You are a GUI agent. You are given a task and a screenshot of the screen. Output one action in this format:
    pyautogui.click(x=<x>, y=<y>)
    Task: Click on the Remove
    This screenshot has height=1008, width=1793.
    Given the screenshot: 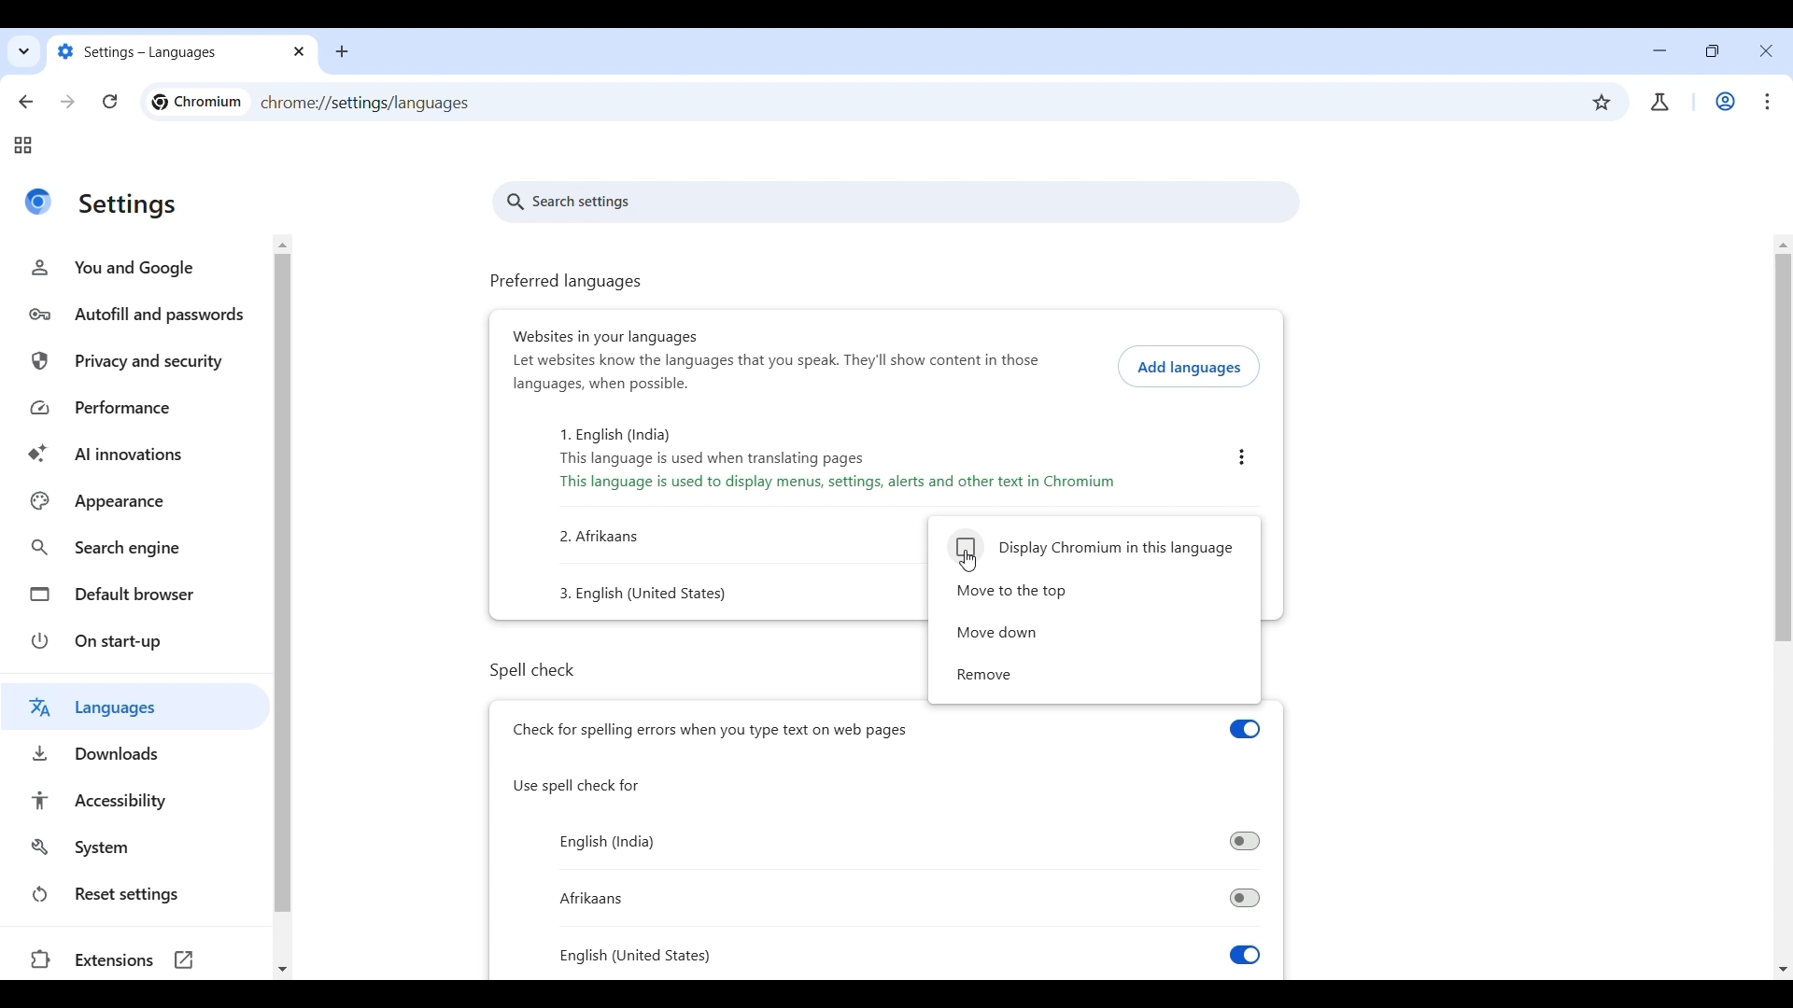 What is the action you would take?
    pyautogui.click(x=1097, y=676)
    